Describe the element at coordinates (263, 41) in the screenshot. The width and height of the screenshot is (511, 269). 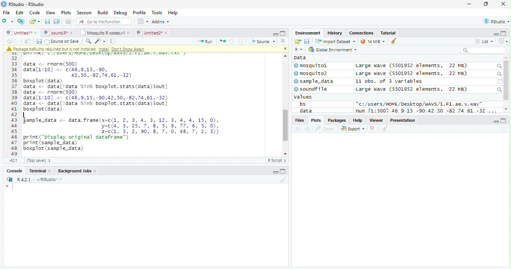
I see `Source` at that location.